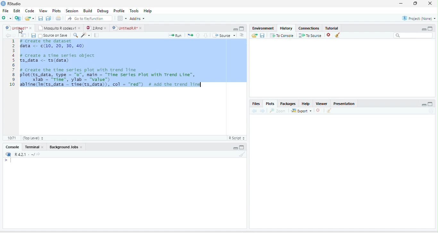  Describe the element at coordinates (432, 111) in the screenshot. I see `Refresh current plot` at that location.